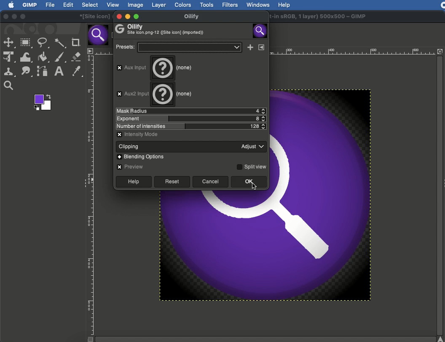 This screenshot has height=342, width=445. I want to click on Maximize, so click(22, 17).